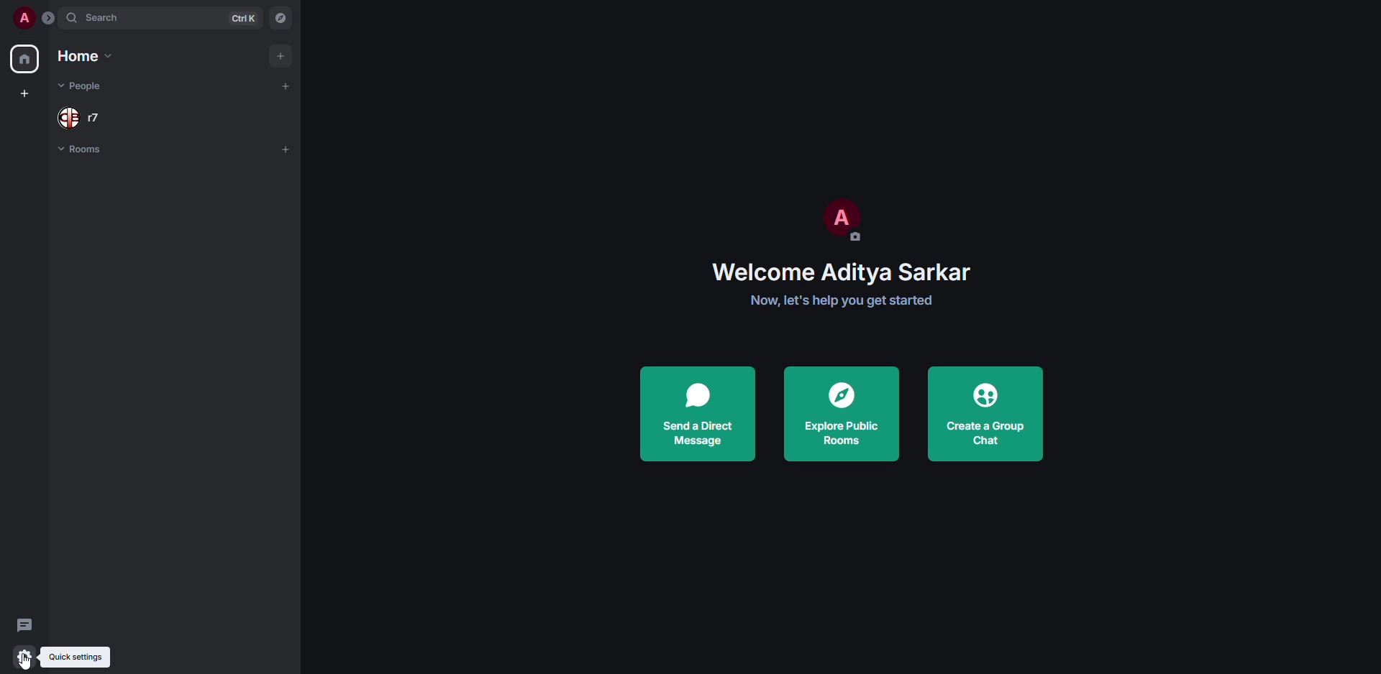  Describe the element at coordinates (286, 149) in the screenshot. I see `add` at that location.